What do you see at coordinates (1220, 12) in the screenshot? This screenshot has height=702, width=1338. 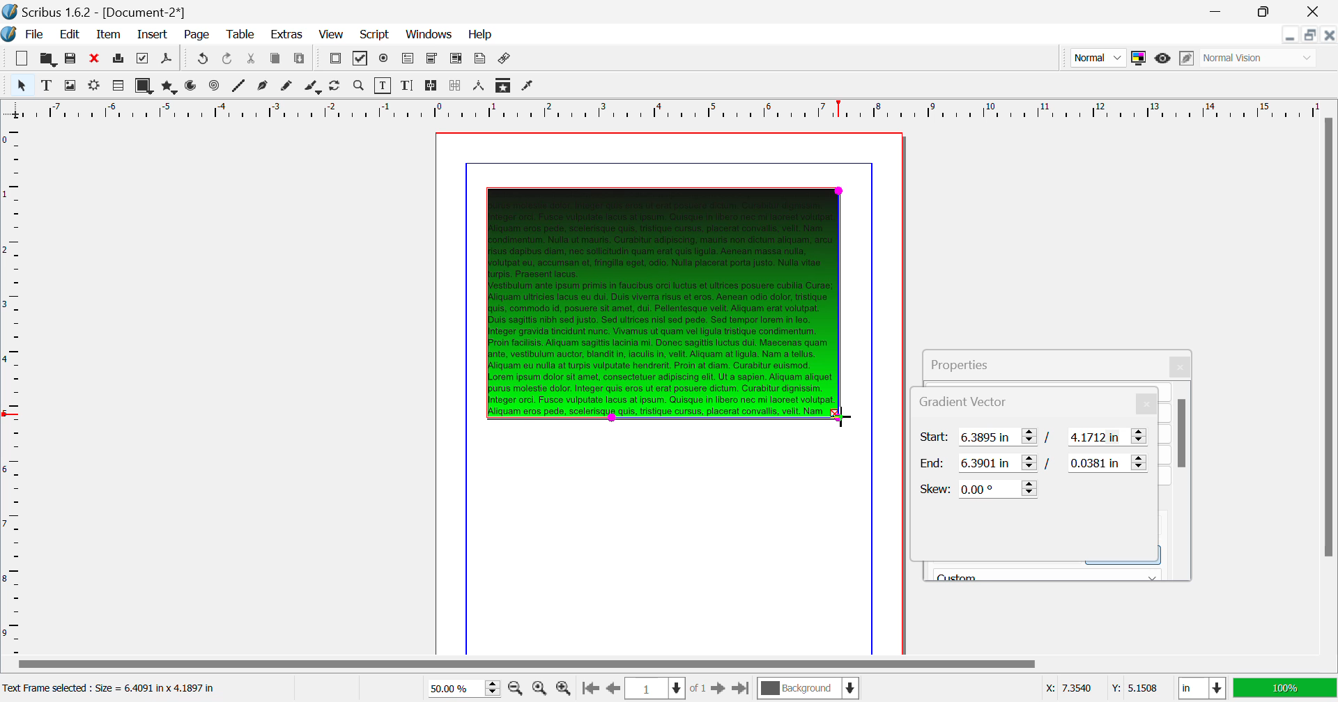 I see `Restore Down` at bounding box center [1220, 12].